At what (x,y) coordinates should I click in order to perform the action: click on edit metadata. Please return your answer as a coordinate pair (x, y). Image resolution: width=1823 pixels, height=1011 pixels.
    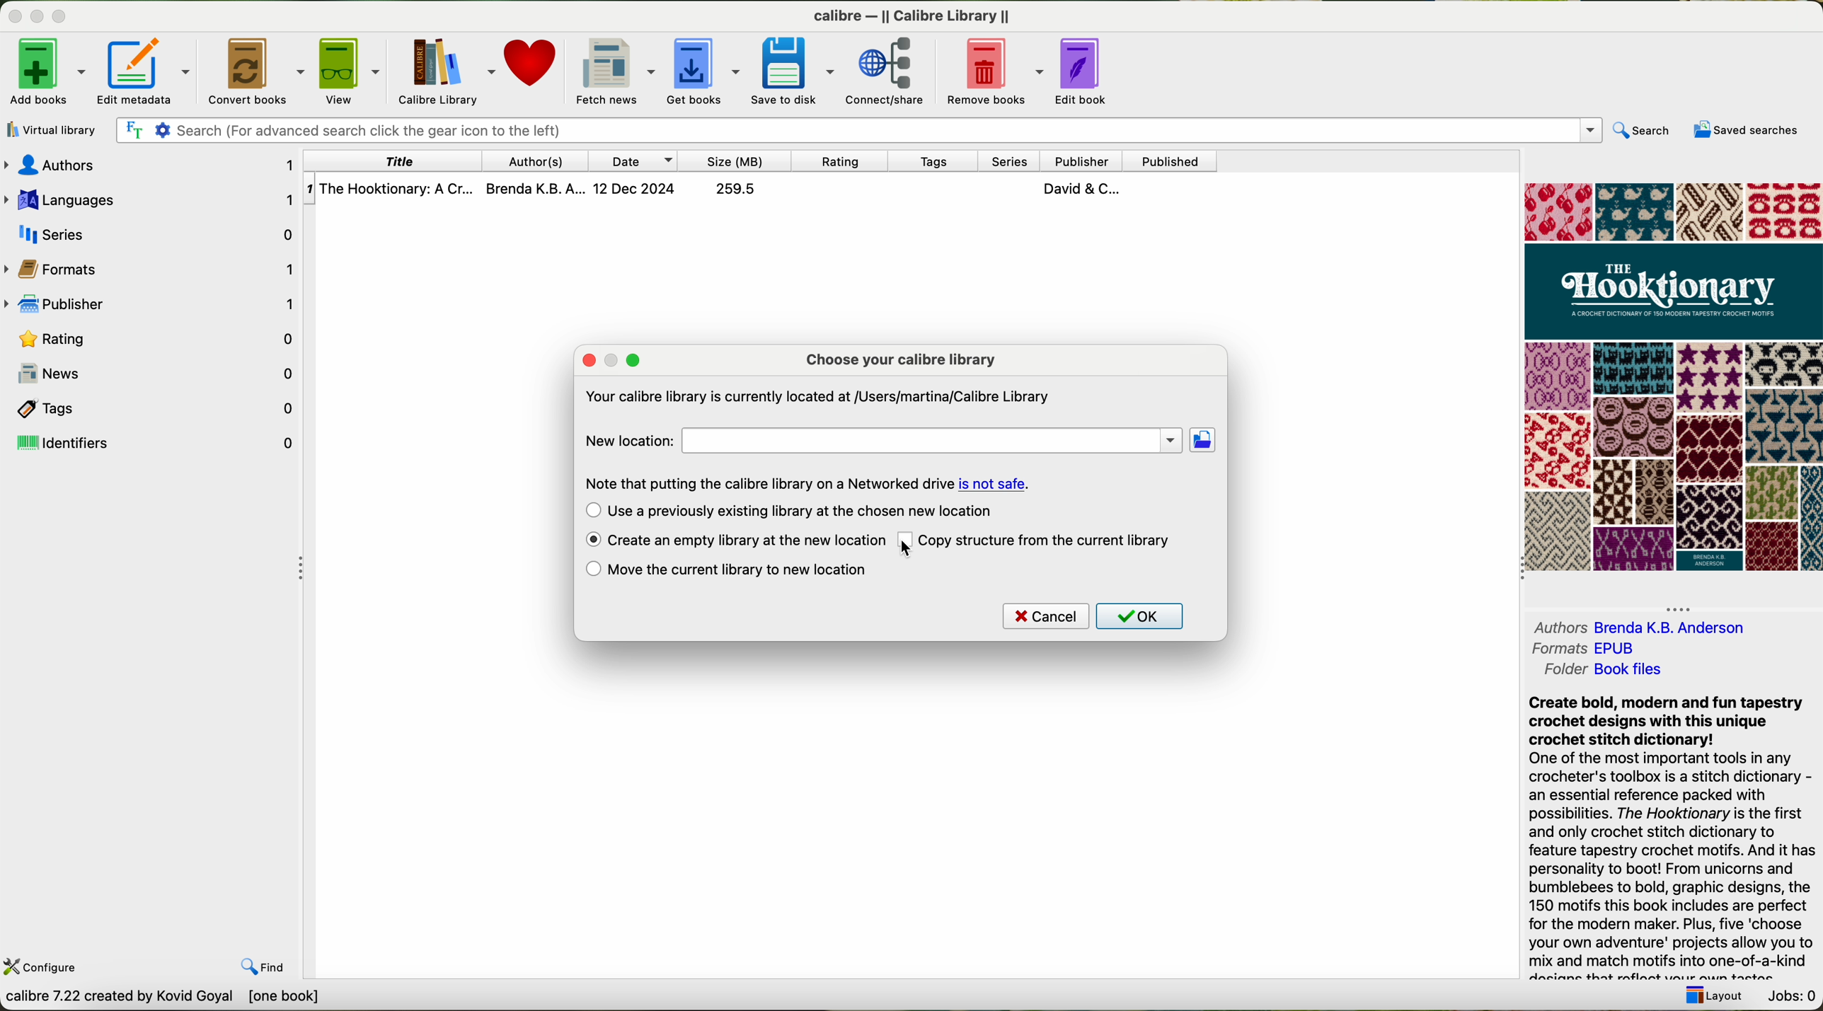
    Looking at the image, I should click on (144, 71).